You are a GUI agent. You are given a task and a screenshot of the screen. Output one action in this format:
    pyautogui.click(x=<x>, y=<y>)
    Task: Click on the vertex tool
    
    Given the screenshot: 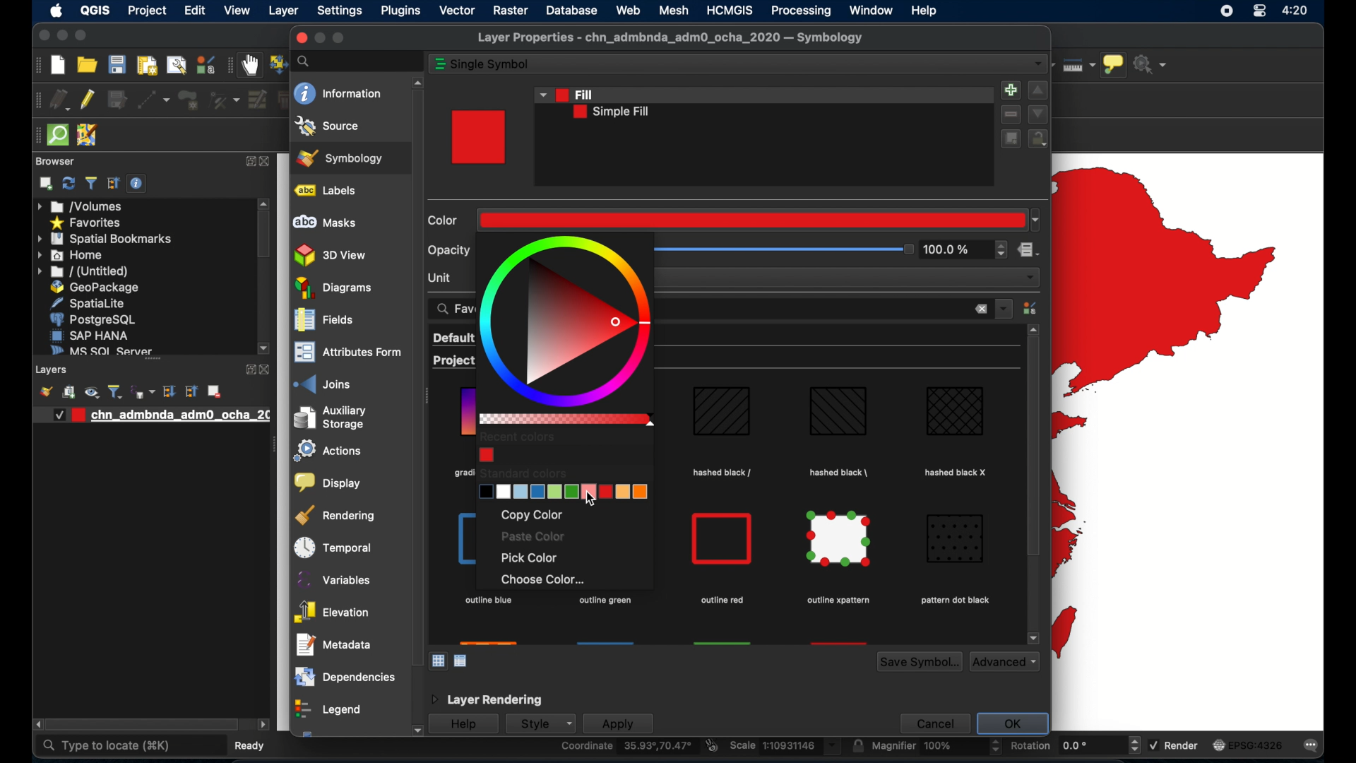 What is the action you would take?
    pyautogui.click(x=224, y=100)
    